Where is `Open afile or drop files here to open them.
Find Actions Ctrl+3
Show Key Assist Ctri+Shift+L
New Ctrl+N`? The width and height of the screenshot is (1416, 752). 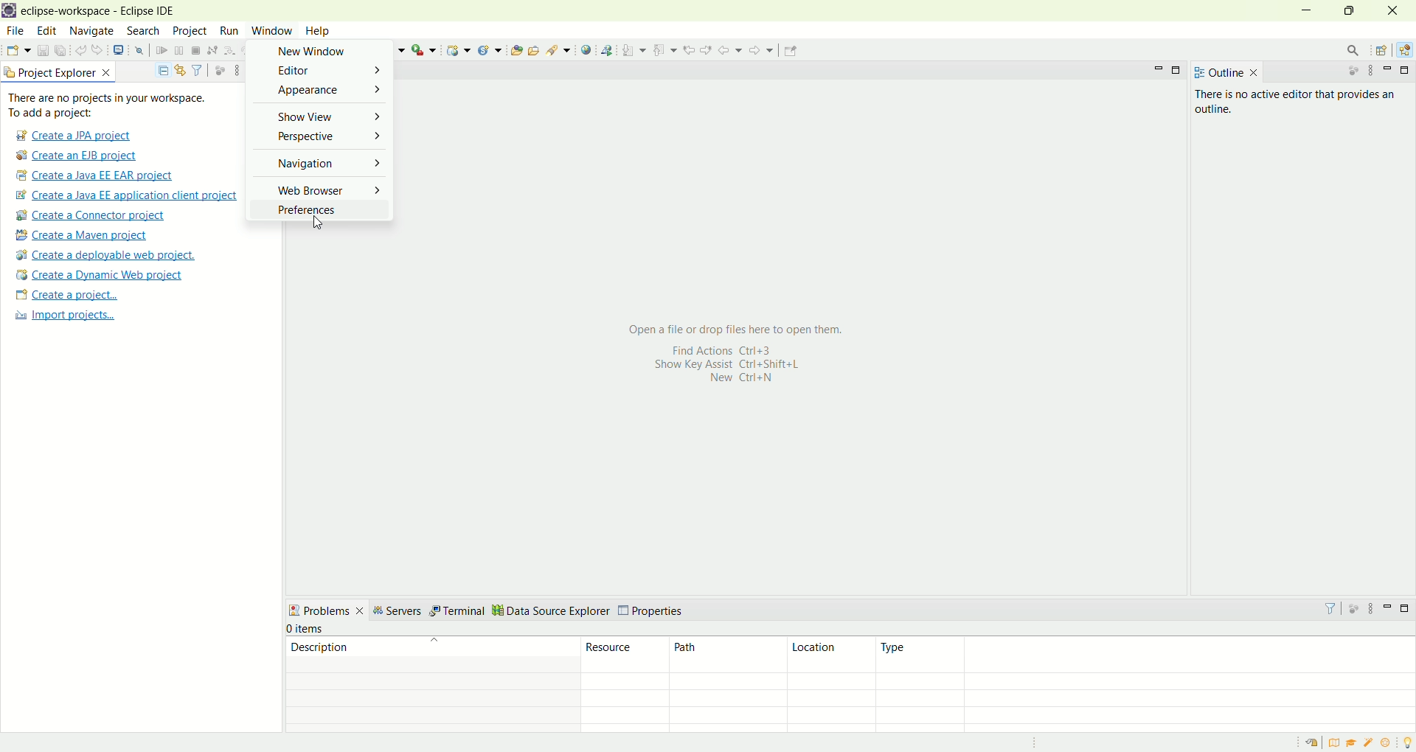 Open afile or drop files here to open them.
Find Actions Ctrl+3
Show Key Assist Ctri+Shift+L
New Ctrl+N is located at coordinates (731, 353).